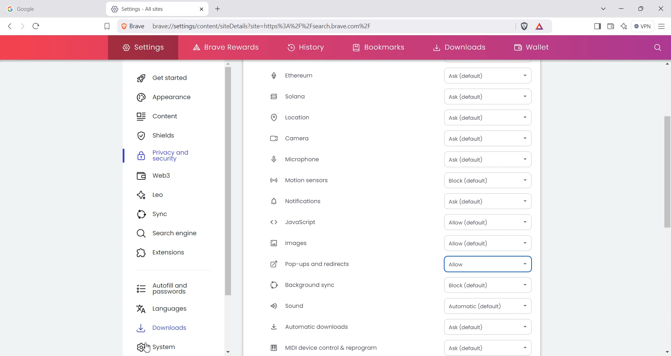  What do you see at coordinates (224, 47) in the screenshot?
I see `Brave Rewards` at bounding box center [224, 47].